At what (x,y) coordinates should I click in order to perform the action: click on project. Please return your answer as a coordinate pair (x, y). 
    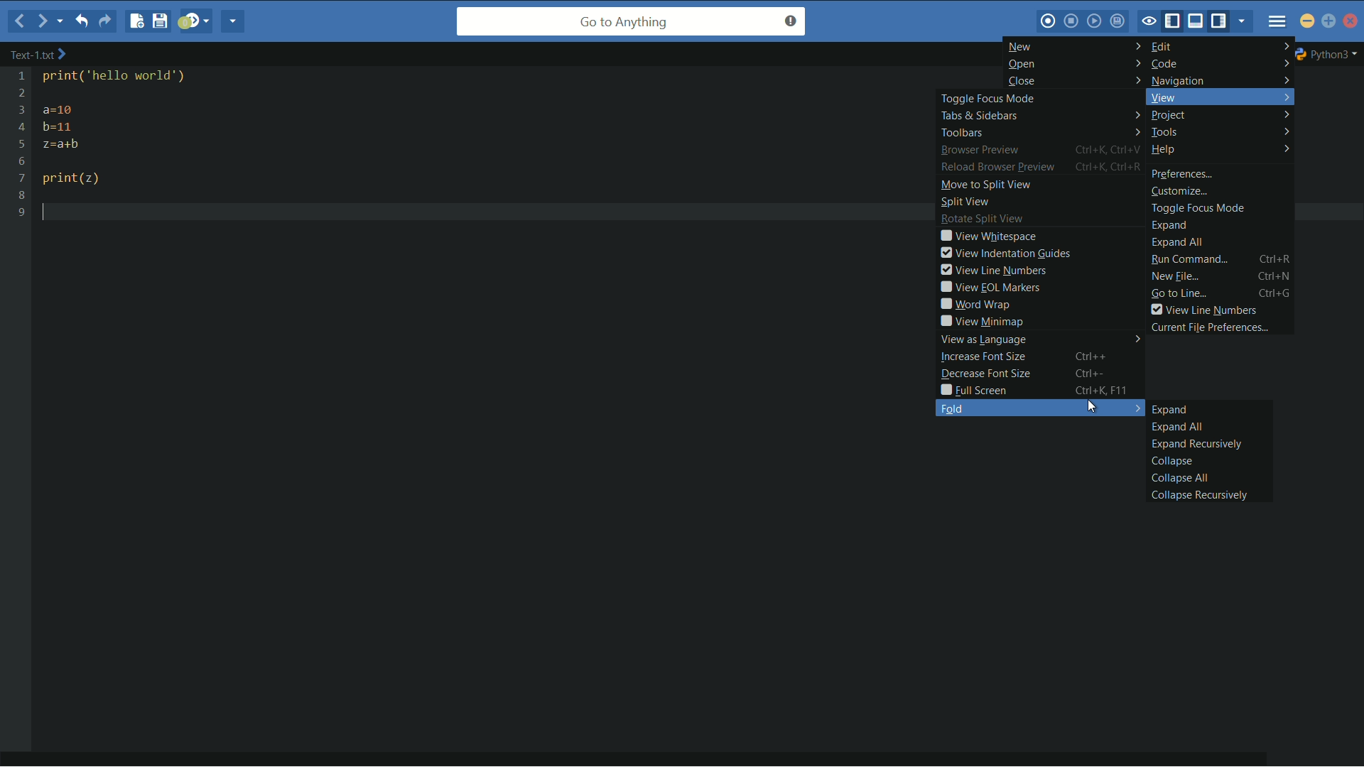
    Looking at the image, I should click on (1221, 116).